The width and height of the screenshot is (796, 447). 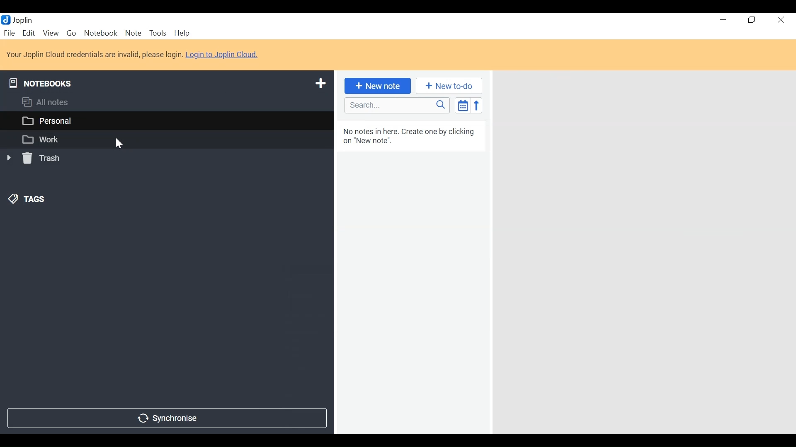 What do you see at coordinates (377, 86) in the screenshot?
I see `Add New Note` at bounding box center [377, 86].